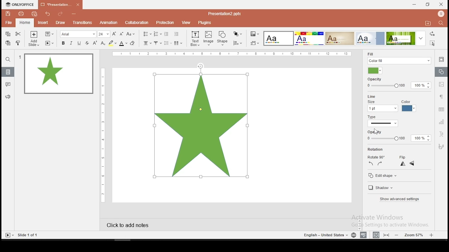 The height and width of the screenshot is (252, 449). Describe the element at coordinates (237, 34) in the screenshot. I see `arrange shapes` at that location.